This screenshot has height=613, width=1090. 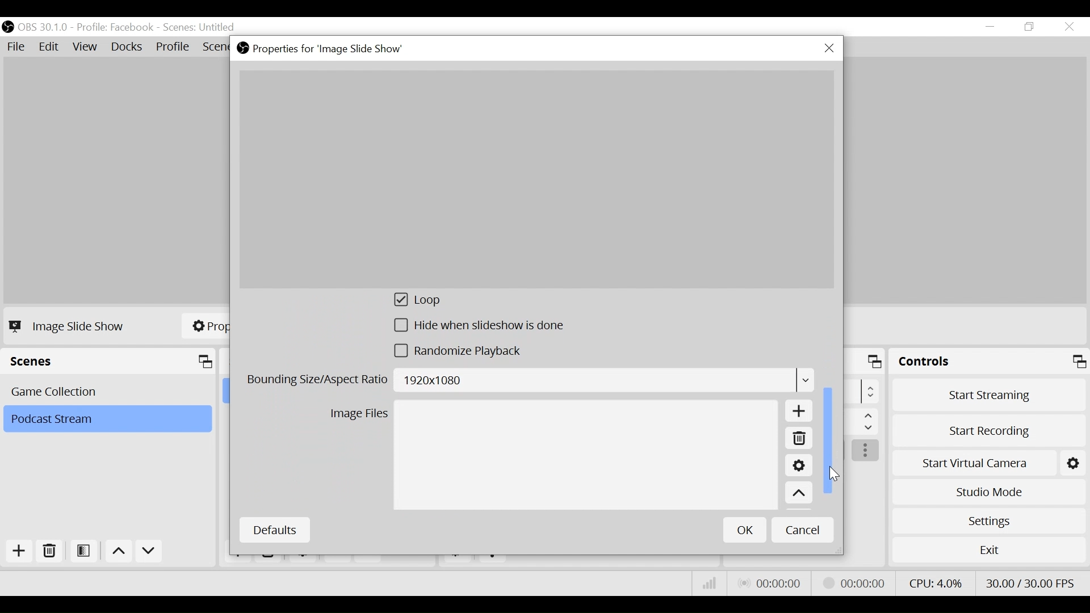 What do you see at coordinates (128, 48) in the screenshot?
I see `Docks` at bounding box center [128, 48].